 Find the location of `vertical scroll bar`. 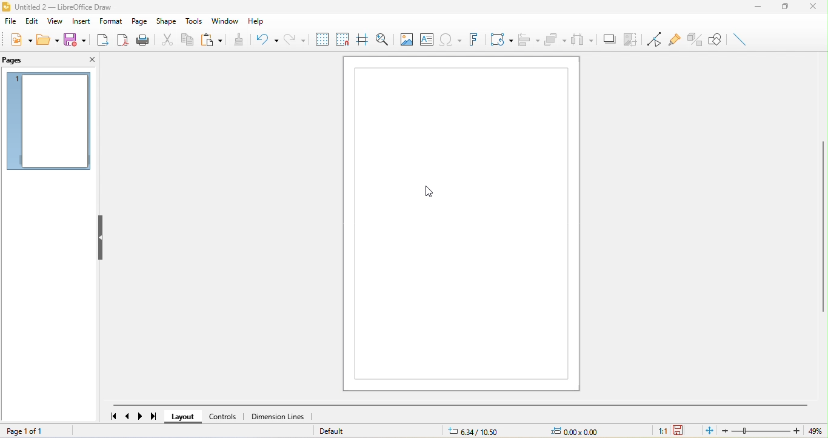

vertical scroll bar is located at coordinates (823, 227).